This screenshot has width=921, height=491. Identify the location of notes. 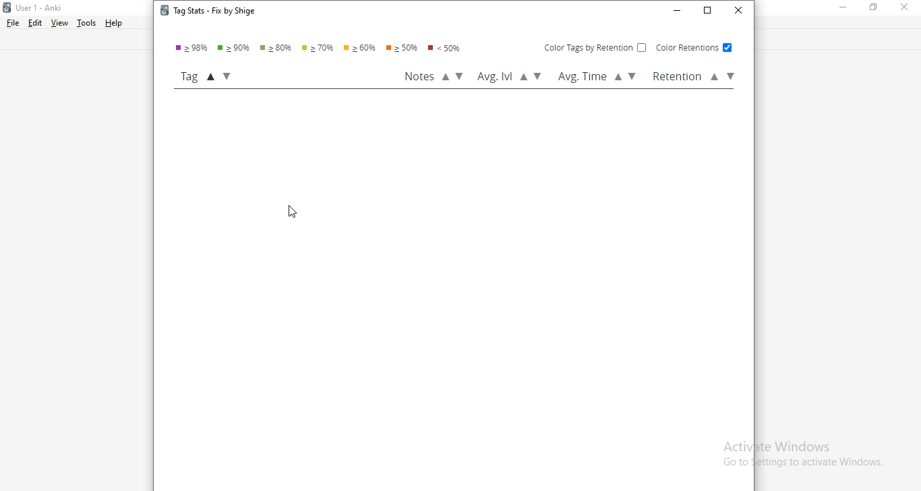
(434, 76).